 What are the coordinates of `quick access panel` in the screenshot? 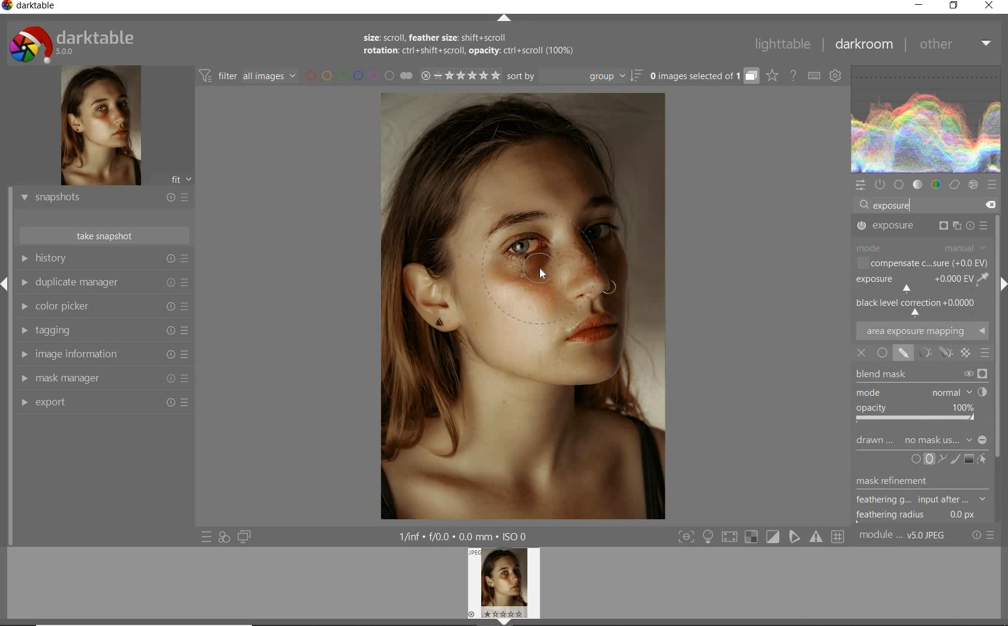 It's located at (859, 185).